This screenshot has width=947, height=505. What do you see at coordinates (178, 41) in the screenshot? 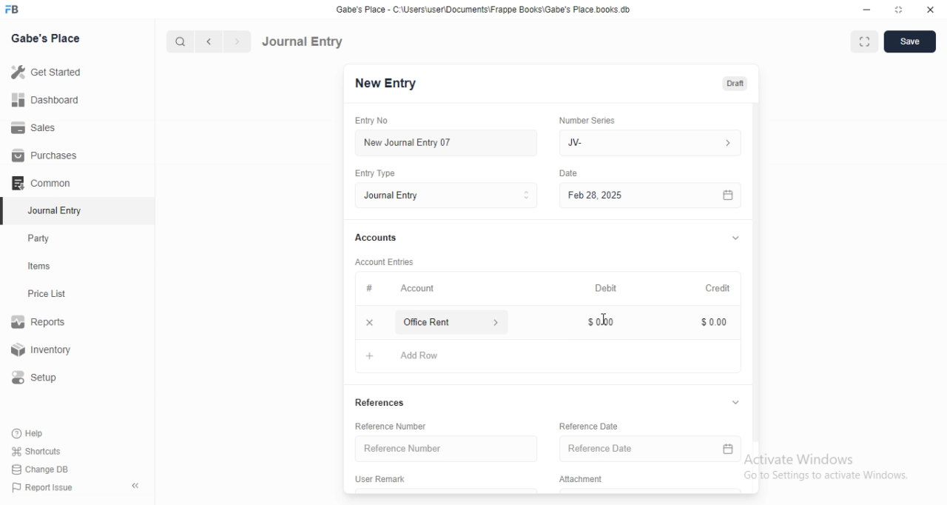
I see `search` at bounding box center [178, 41].